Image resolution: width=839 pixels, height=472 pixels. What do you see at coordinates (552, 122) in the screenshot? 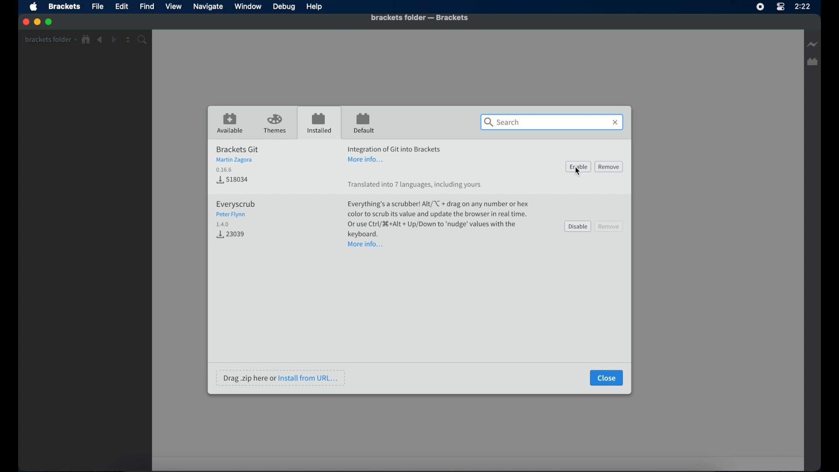
I see `search bar` at bounding box center [552, 122].